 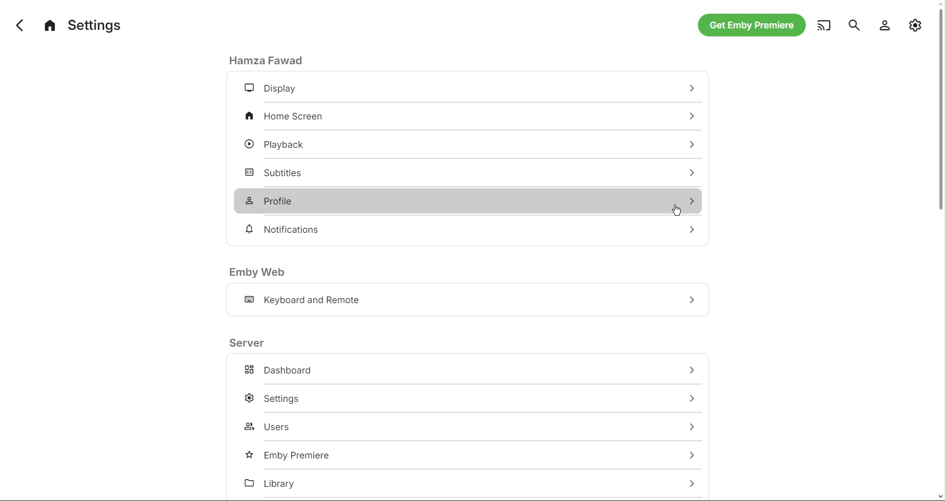 I want to click on Playback, so click(x=278, y=143).